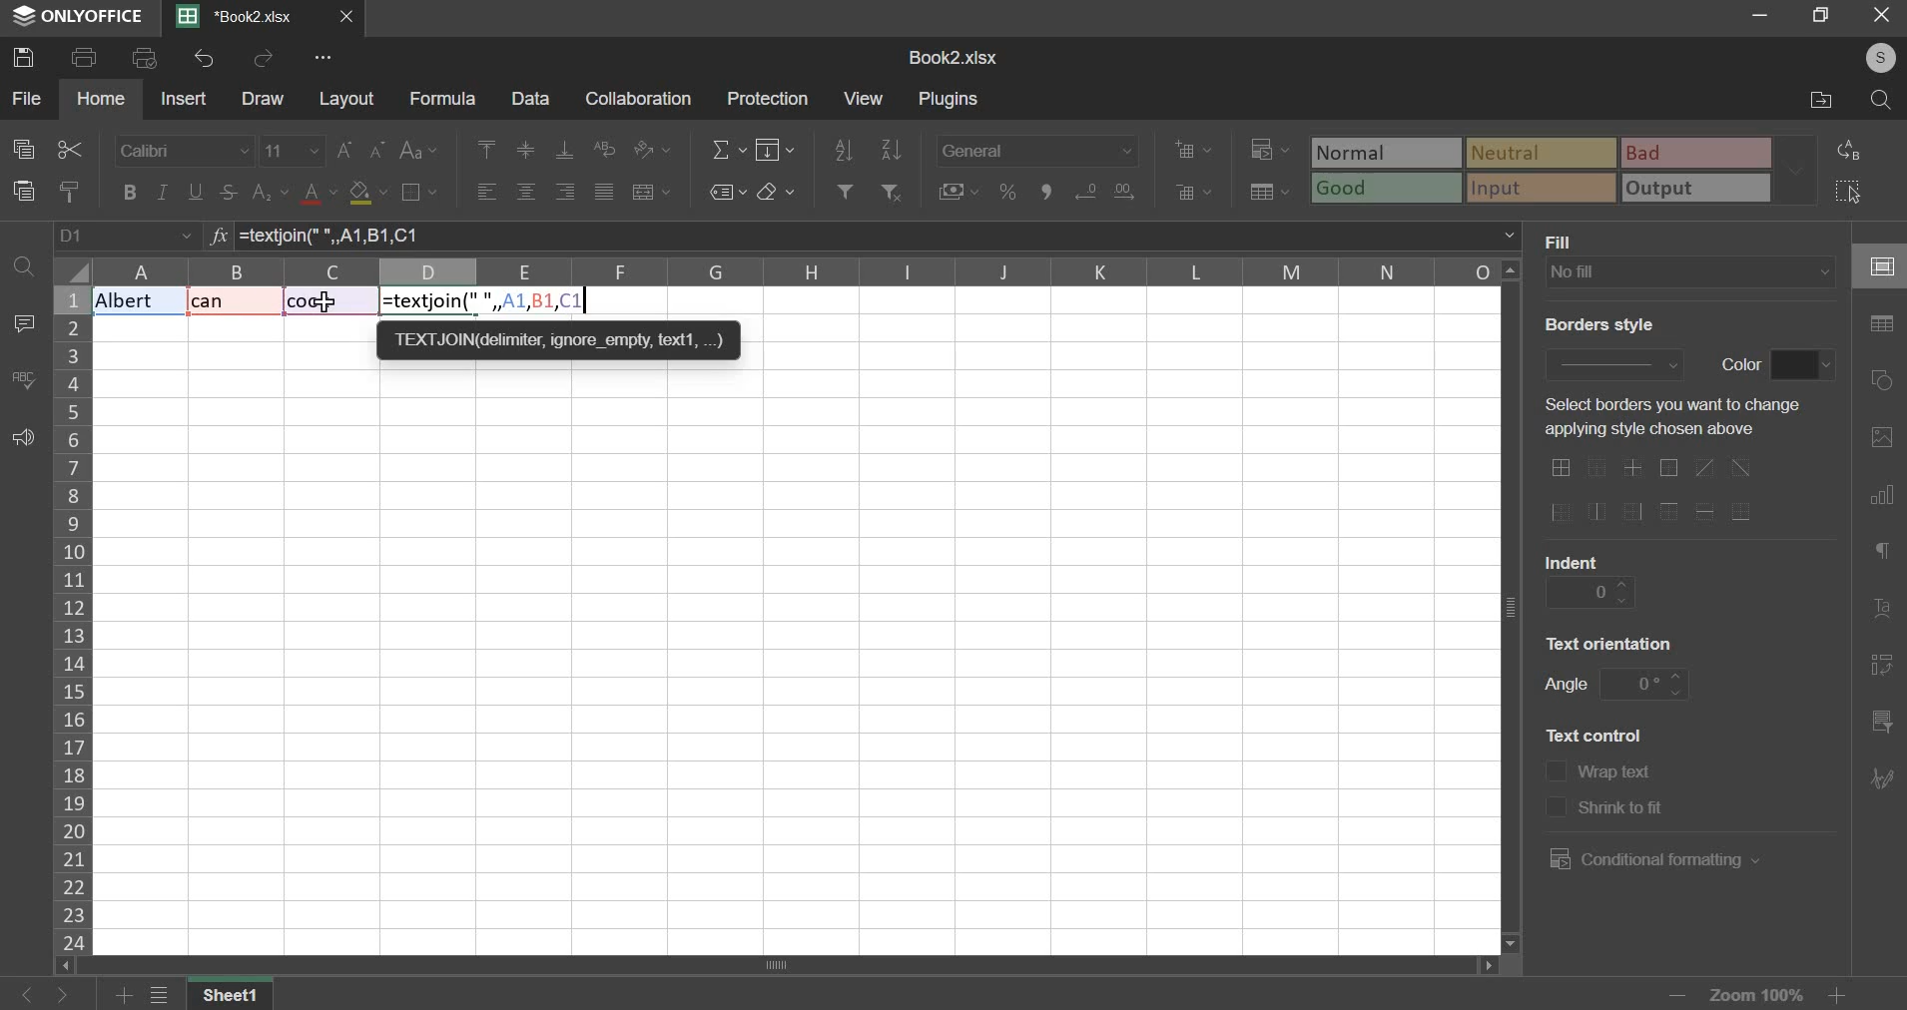 Image resolution: width=1907 pixels, height=1010 pixels. What do you see at coordinates (844, 147) in the screenshot?
I see `sort ascending` at bounding box center [844, 147].